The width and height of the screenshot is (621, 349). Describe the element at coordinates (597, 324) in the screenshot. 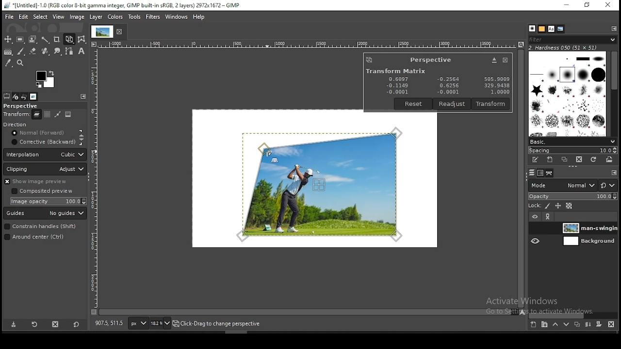

I see `add a mask` at that location.